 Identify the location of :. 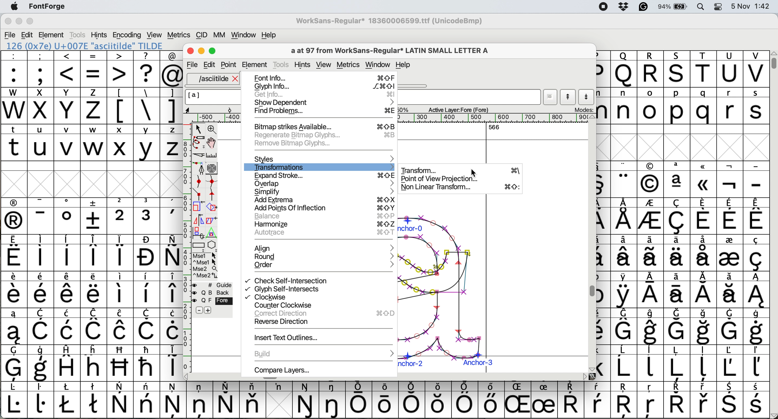
(14, 69).